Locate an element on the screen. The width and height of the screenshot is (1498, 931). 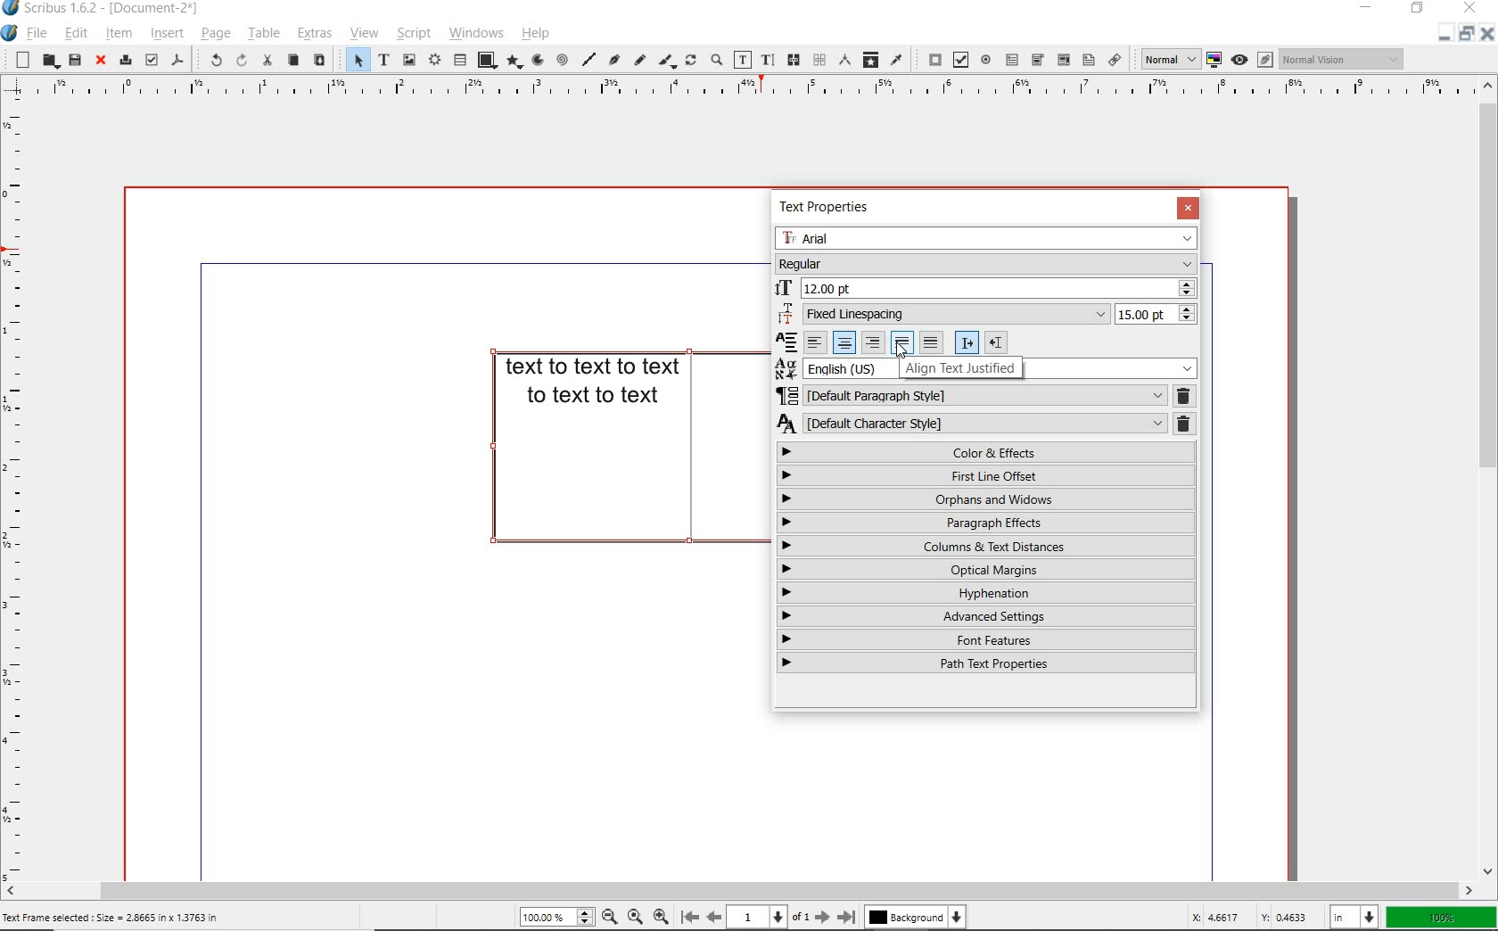
link annotation is located at coordinates (1113, 59).